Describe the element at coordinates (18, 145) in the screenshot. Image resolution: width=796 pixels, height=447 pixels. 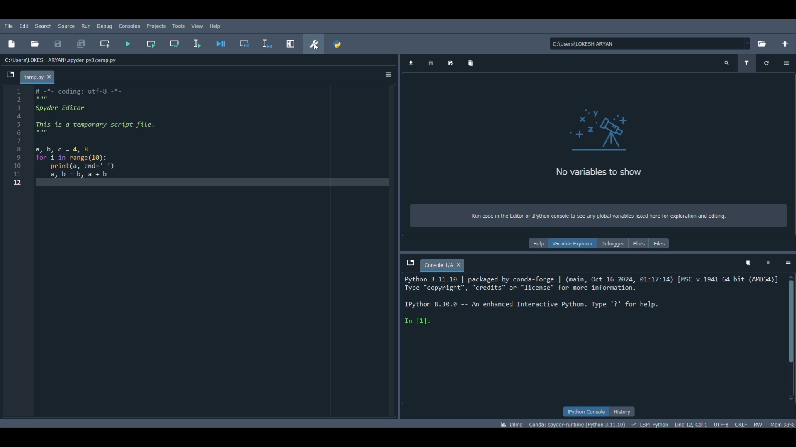
I see `Line numbers` at that location.